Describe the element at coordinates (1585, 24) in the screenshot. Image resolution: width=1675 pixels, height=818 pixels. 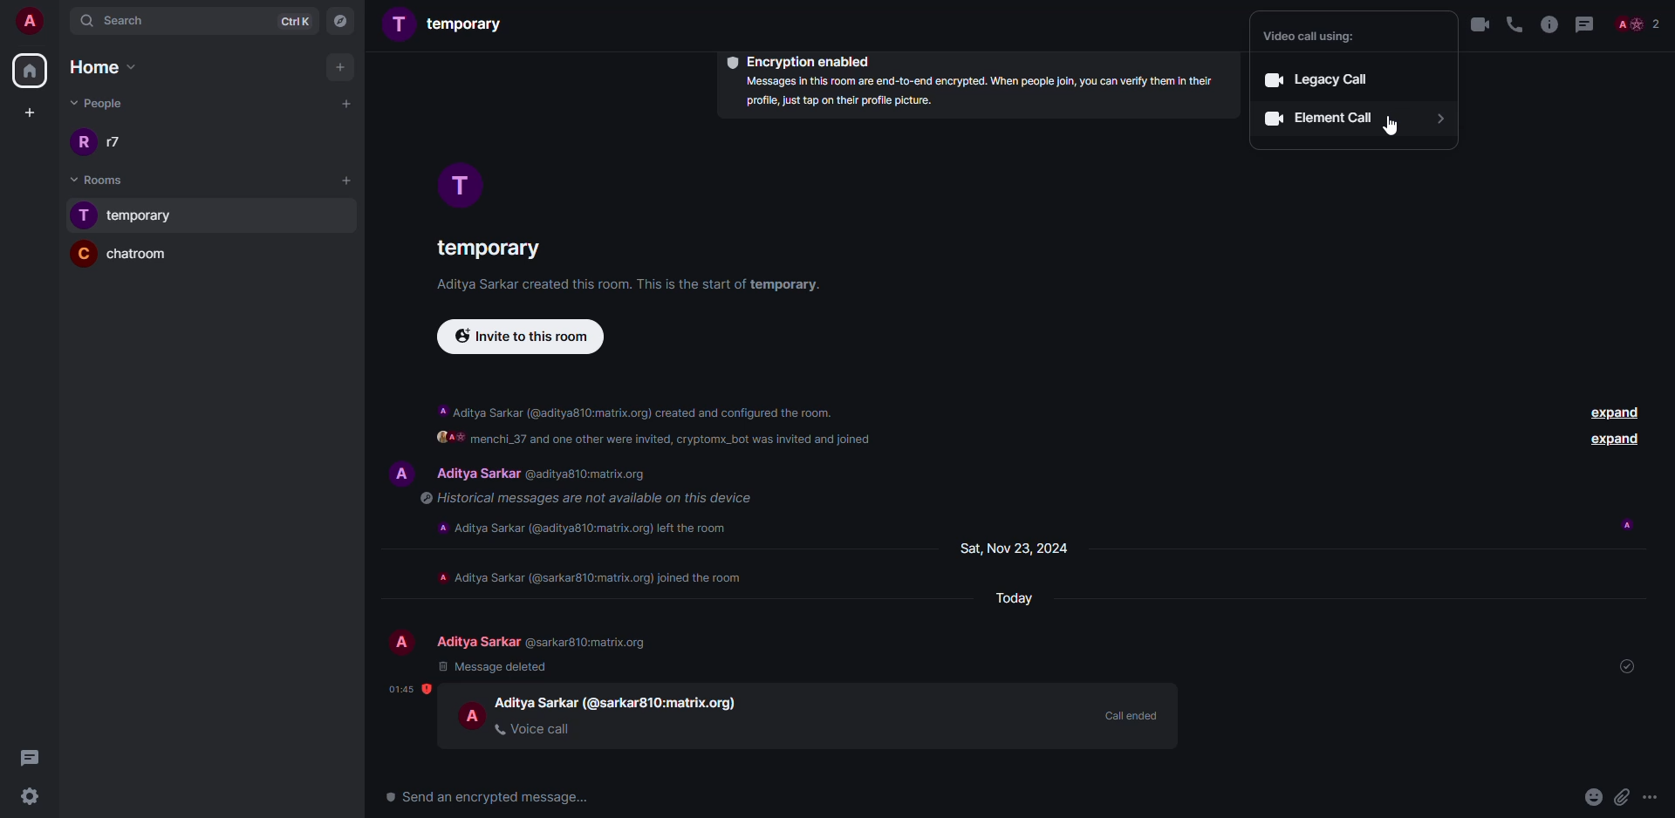
I see `threads` at that location.